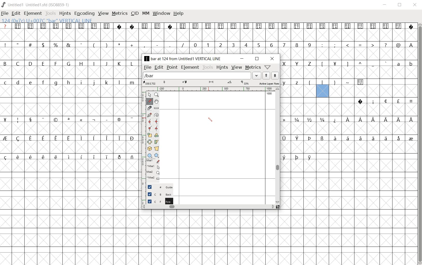 The image size is (422, 265). What do you see at coordinates (383, 101) in the screenshot?
I see `special symbols` at bounding box center [383, 101].